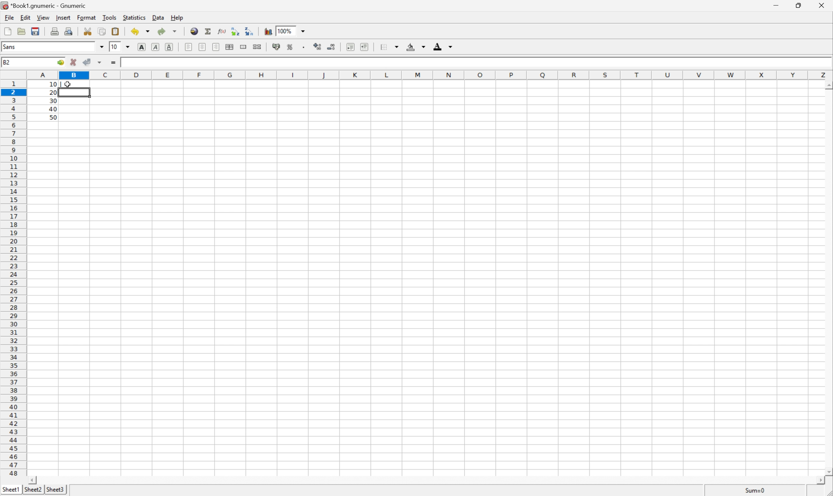 The width and height of the screenshot is (833, 496). Describe the element at coordinates (54, 101) in the screenshot. I see `30` at that location.